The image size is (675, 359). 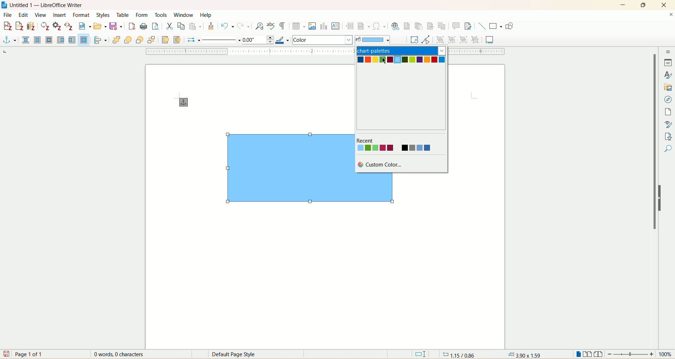 What do you see at coordinates (9, 15) in the screenshot?
I see `file` at bounding box center [9, 15].